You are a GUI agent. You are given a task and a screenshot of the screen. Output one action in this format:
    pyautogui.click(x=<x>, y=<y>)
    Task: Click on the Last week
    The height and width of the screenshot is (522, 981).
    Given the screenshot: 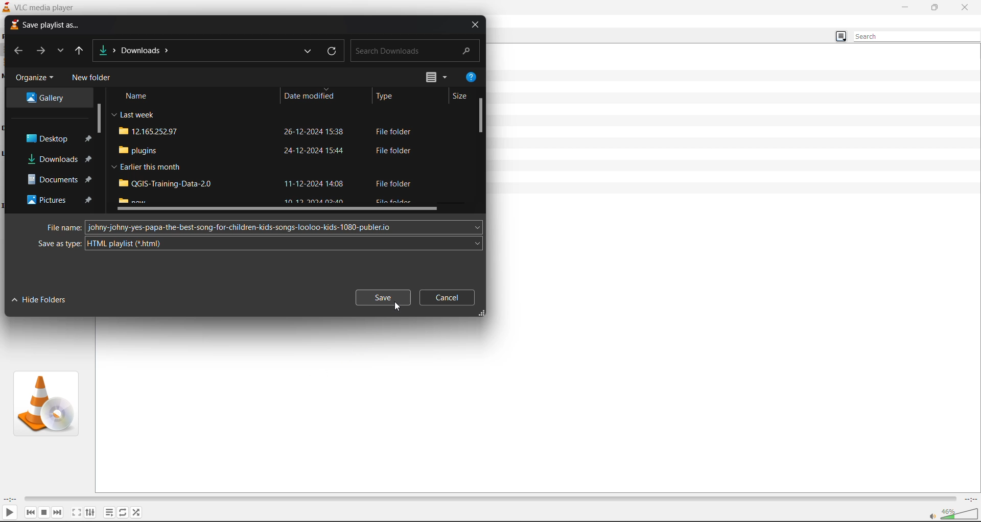 What is the action you would take?
    pyautogui.click(x=132, y=115)
    